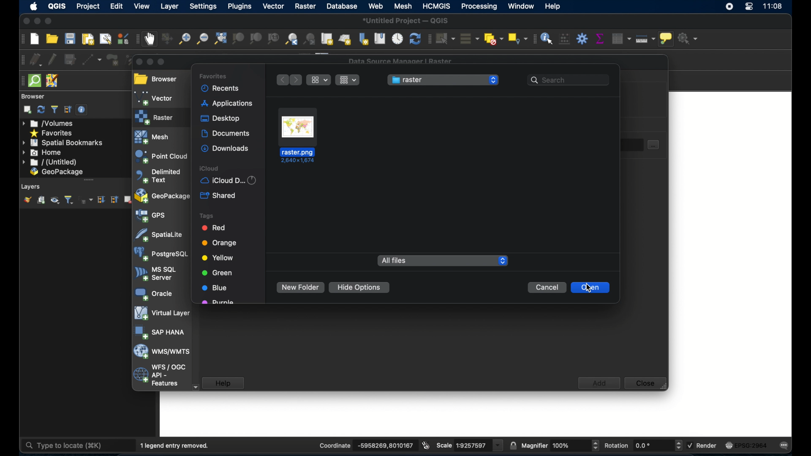 Image resolution: width=811 pixels, height=456 pixels. I want to click on mesh, so click(402, 7).